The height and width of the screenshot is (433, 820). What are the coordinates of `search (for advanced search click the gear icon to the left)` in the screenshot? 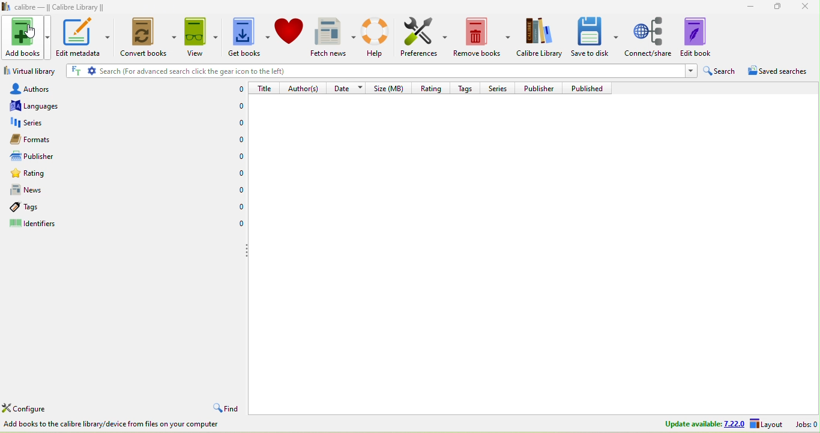 It's located at (372, 71).